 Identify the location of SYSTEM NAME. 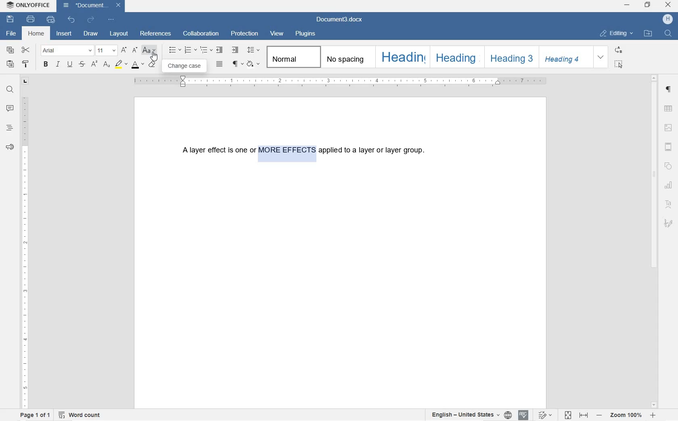
(28, 4).